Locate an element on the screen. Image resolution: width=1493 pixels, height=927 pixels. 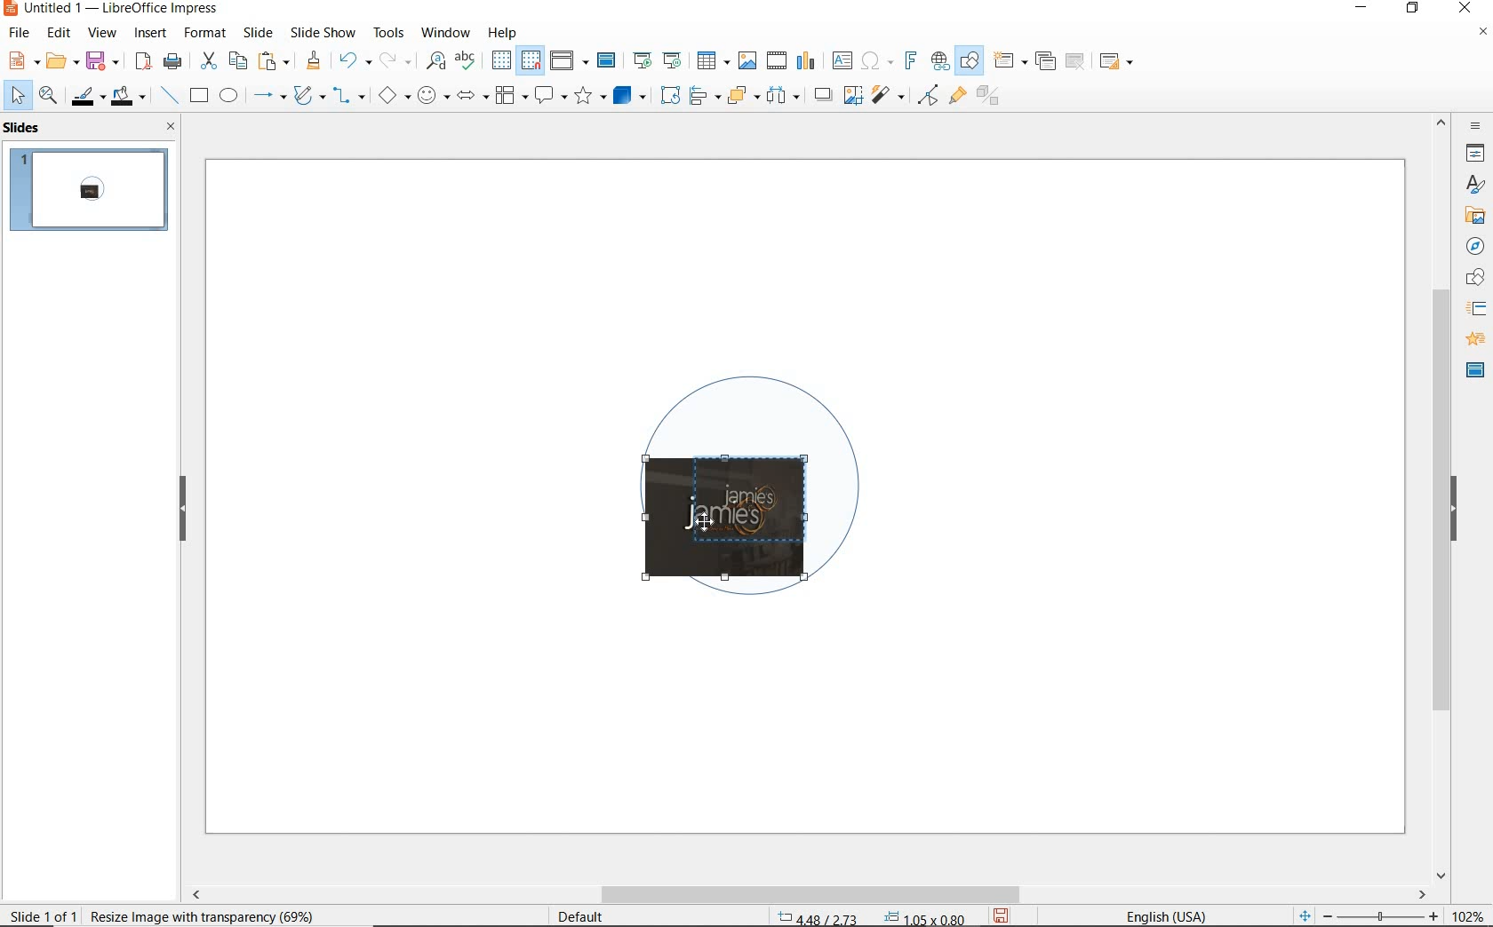
slide show is located at coordinates (322, 32).